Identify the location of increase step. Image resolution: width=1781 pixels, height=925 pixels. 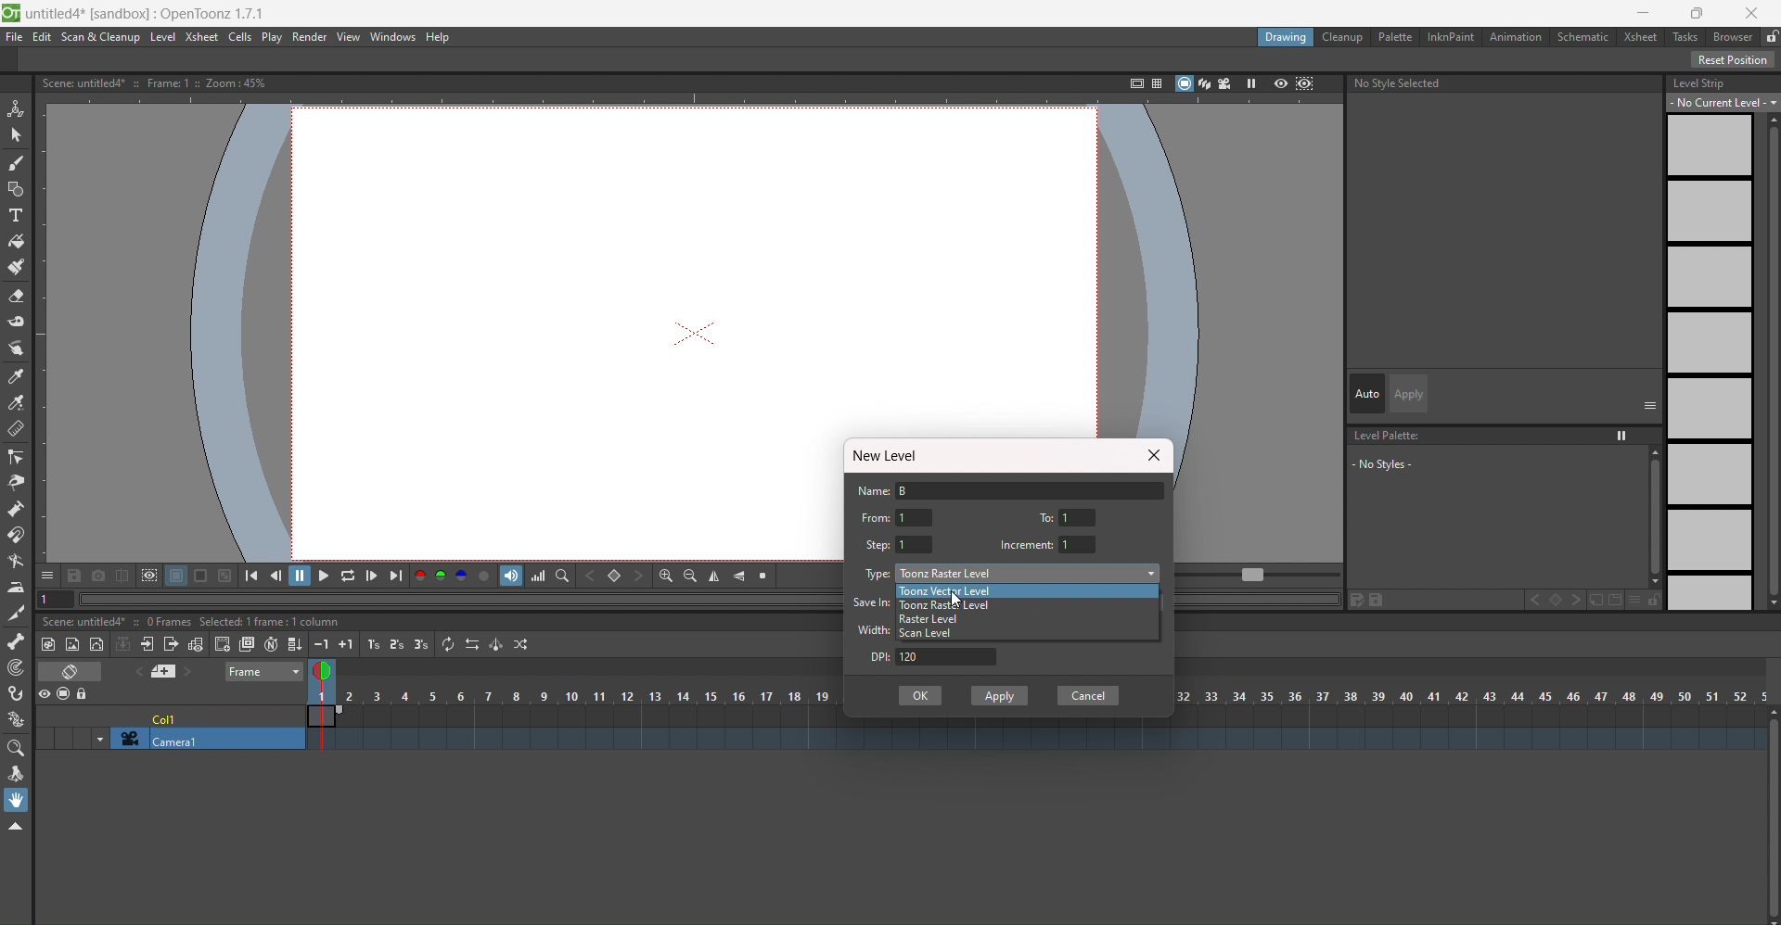
(371, 644).